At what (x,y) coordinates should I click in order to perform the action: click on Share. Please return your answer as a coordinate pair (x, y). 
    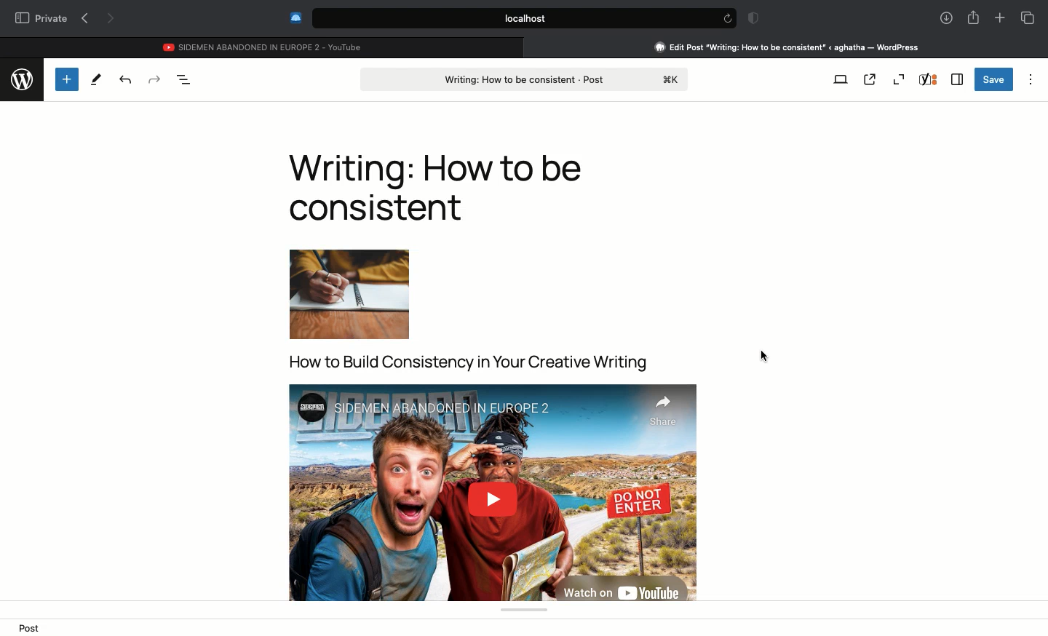
    Looking at the image, I should click on (973, 16).